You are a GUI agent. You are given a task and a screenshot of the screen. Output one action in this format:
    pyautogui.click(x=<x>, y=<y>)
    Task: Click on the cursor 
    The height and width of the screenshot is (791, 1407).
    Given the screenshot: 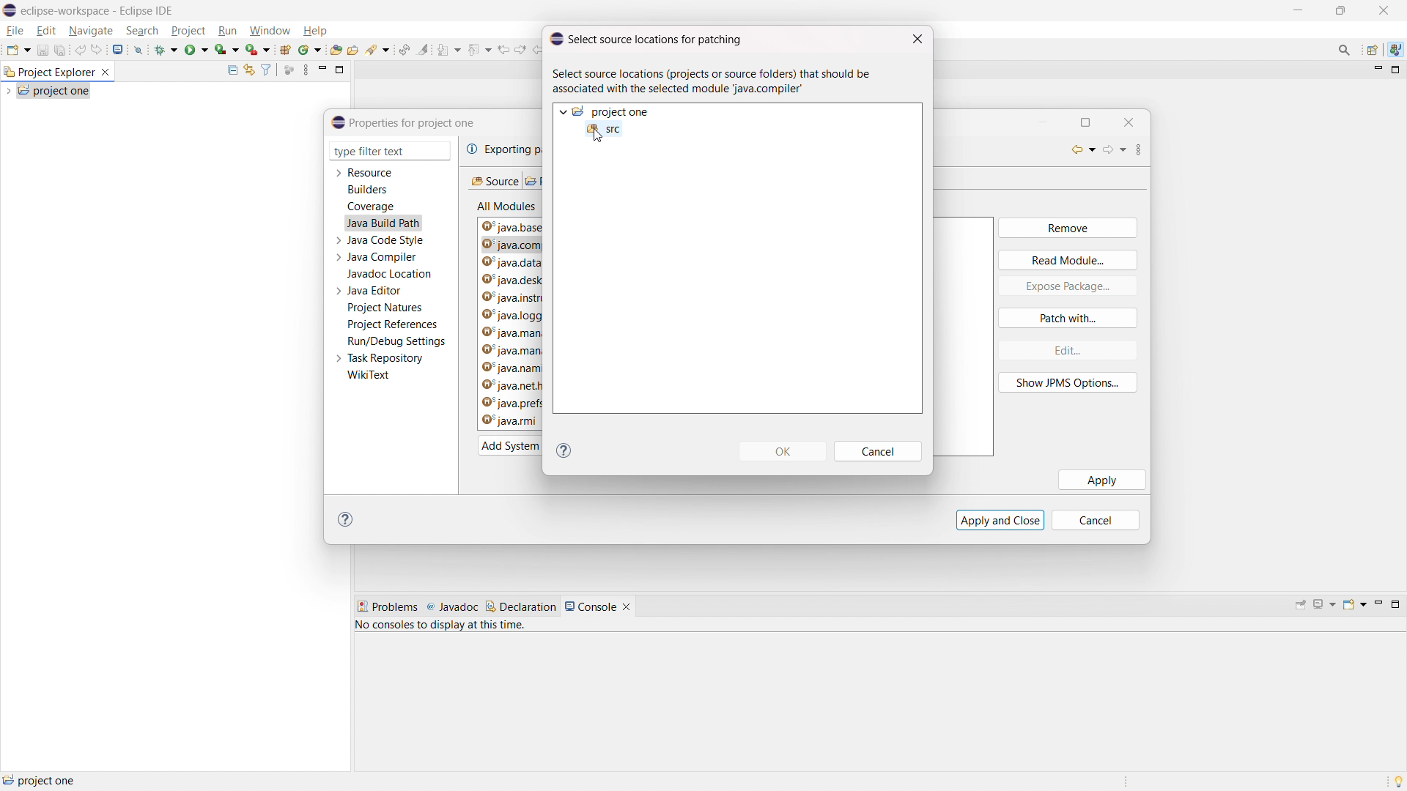 What is the action you would take?
    pyautogui.click(x=598, y=138)
    